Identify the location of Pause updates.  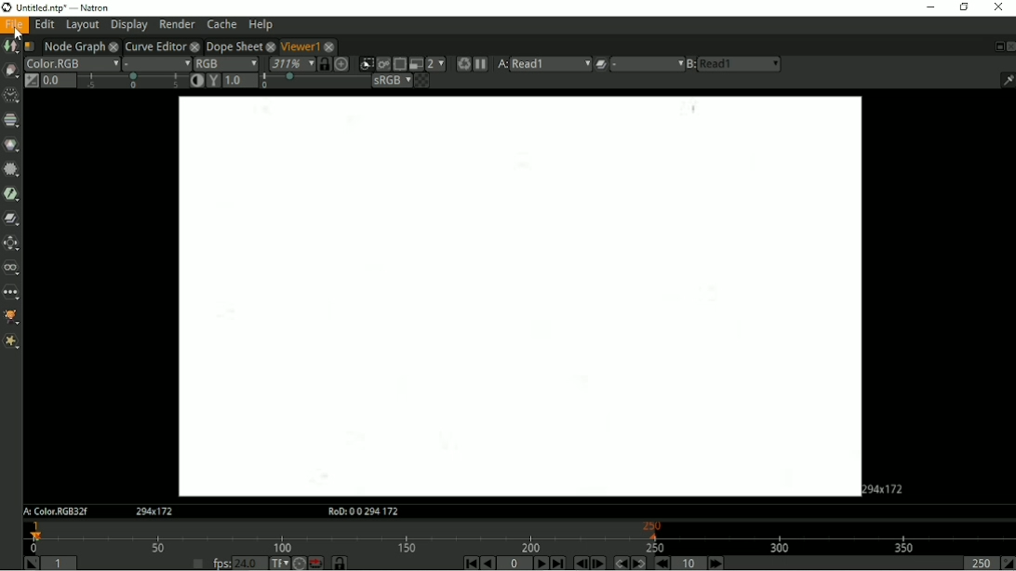
(479, 64).